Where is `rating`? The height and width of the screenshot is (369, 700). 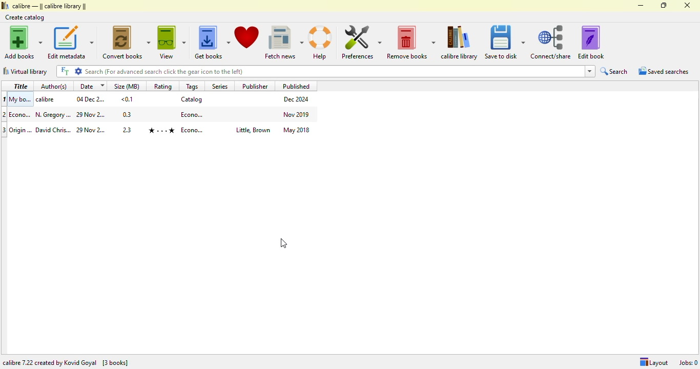 rating is located at coordinates (163, 86).